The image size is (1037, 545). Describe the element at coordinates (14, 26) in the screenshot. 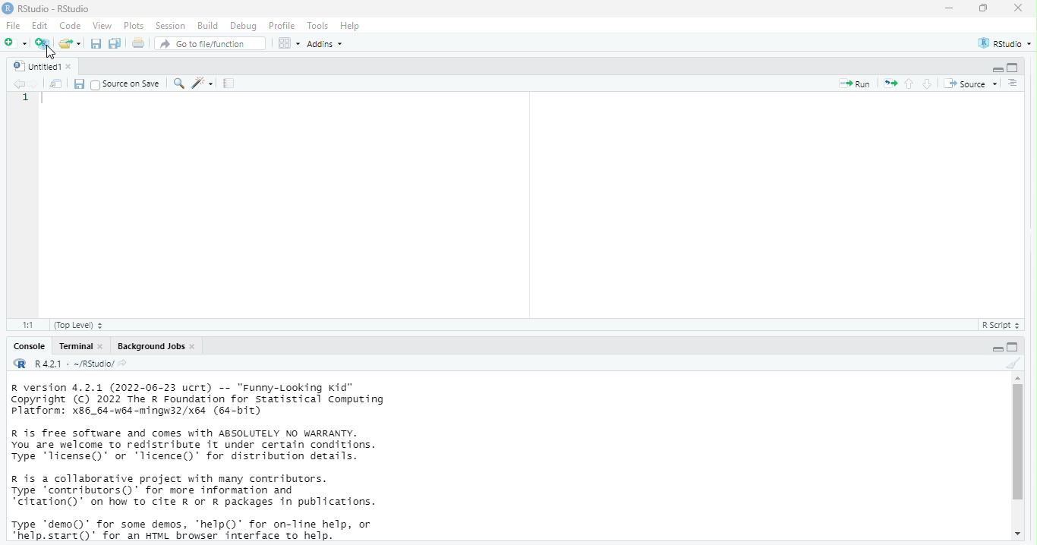

I see `File` at that location.